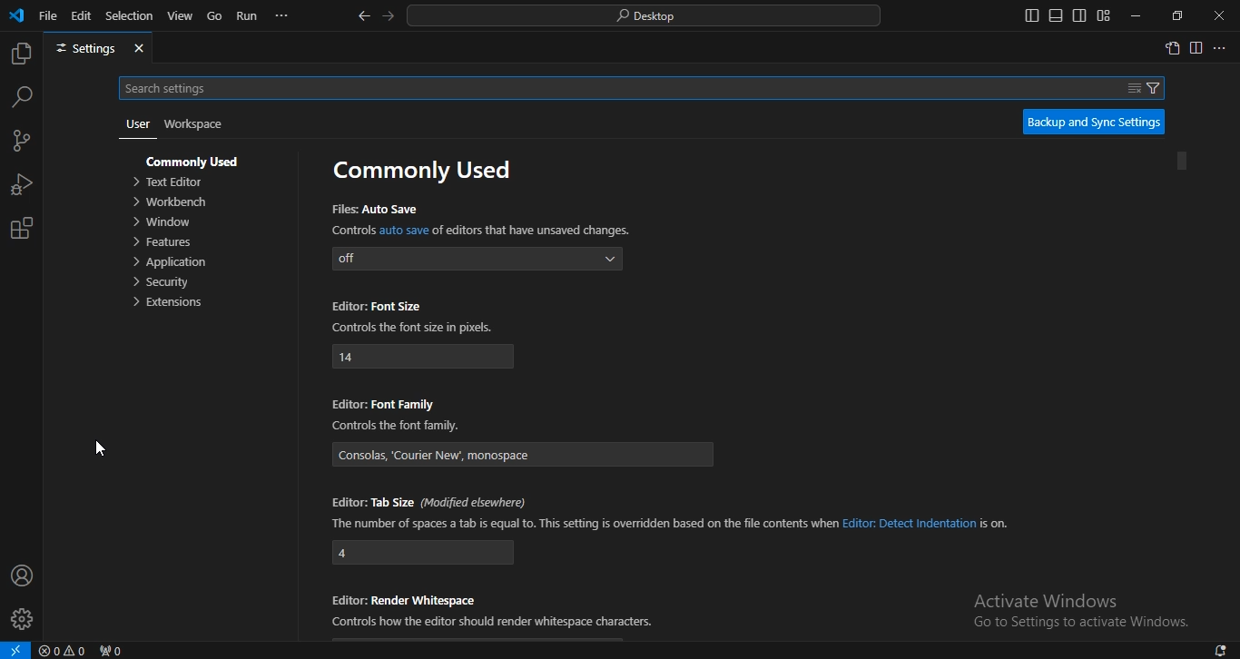  Describe the element at coordinates (1104, 15) in the screenshot. I see `customize layout` at that location.